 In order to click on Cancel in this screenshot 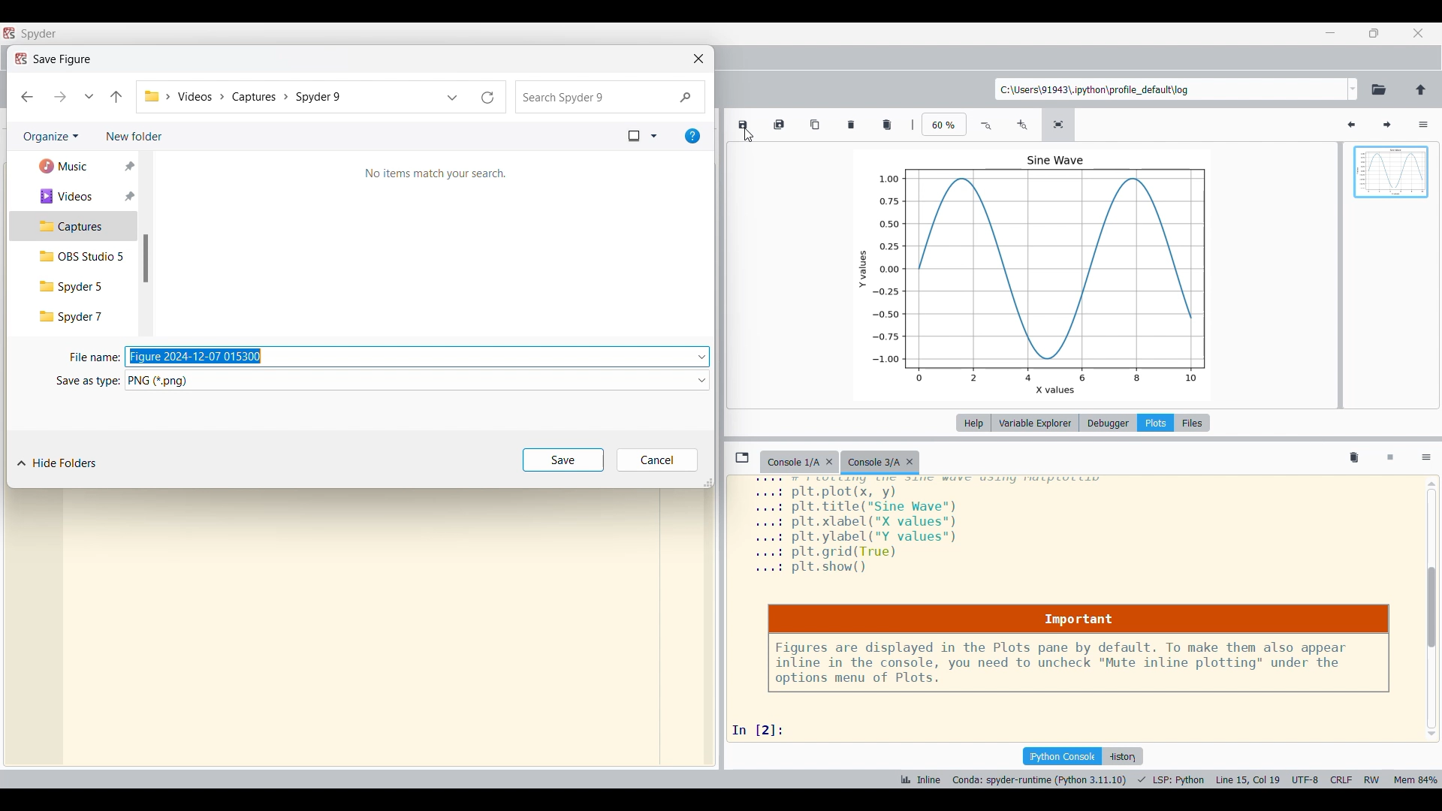, I will do `click(657, 460)`.